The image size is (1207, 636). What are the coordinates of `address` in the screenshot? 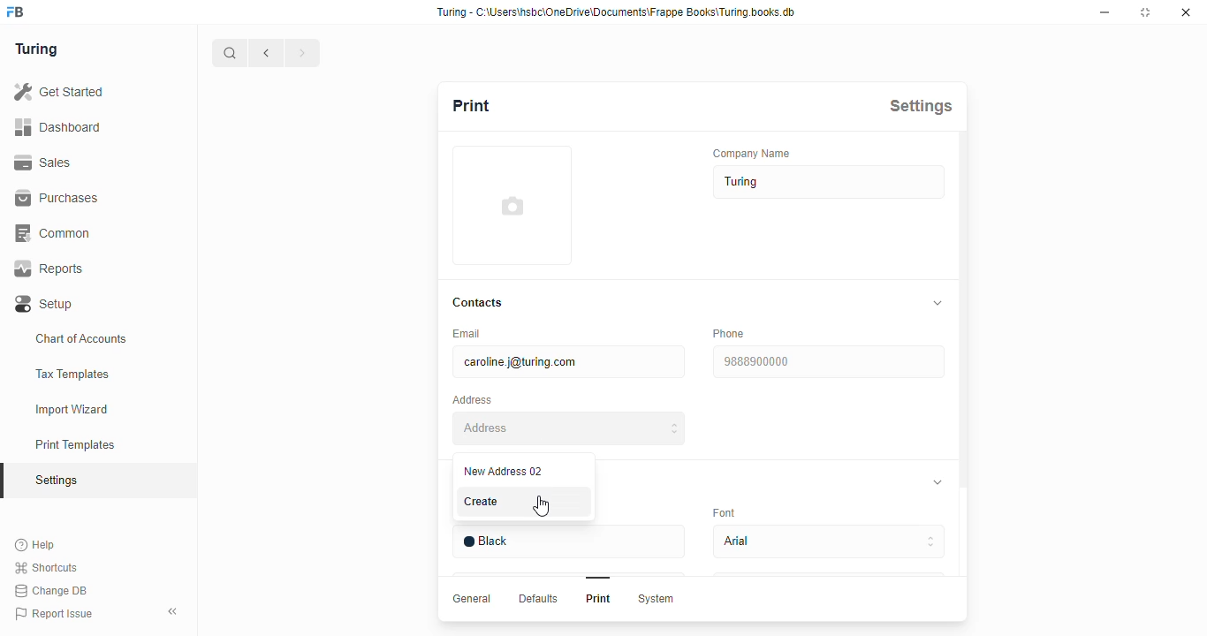 It's located at (568, 428).